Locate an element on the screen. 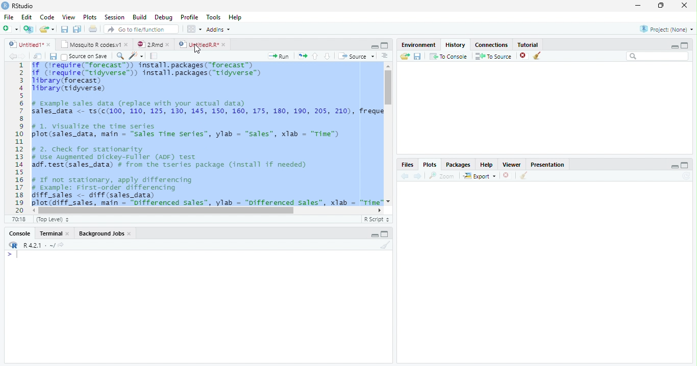  Edit is located at coordinates (27, 17).